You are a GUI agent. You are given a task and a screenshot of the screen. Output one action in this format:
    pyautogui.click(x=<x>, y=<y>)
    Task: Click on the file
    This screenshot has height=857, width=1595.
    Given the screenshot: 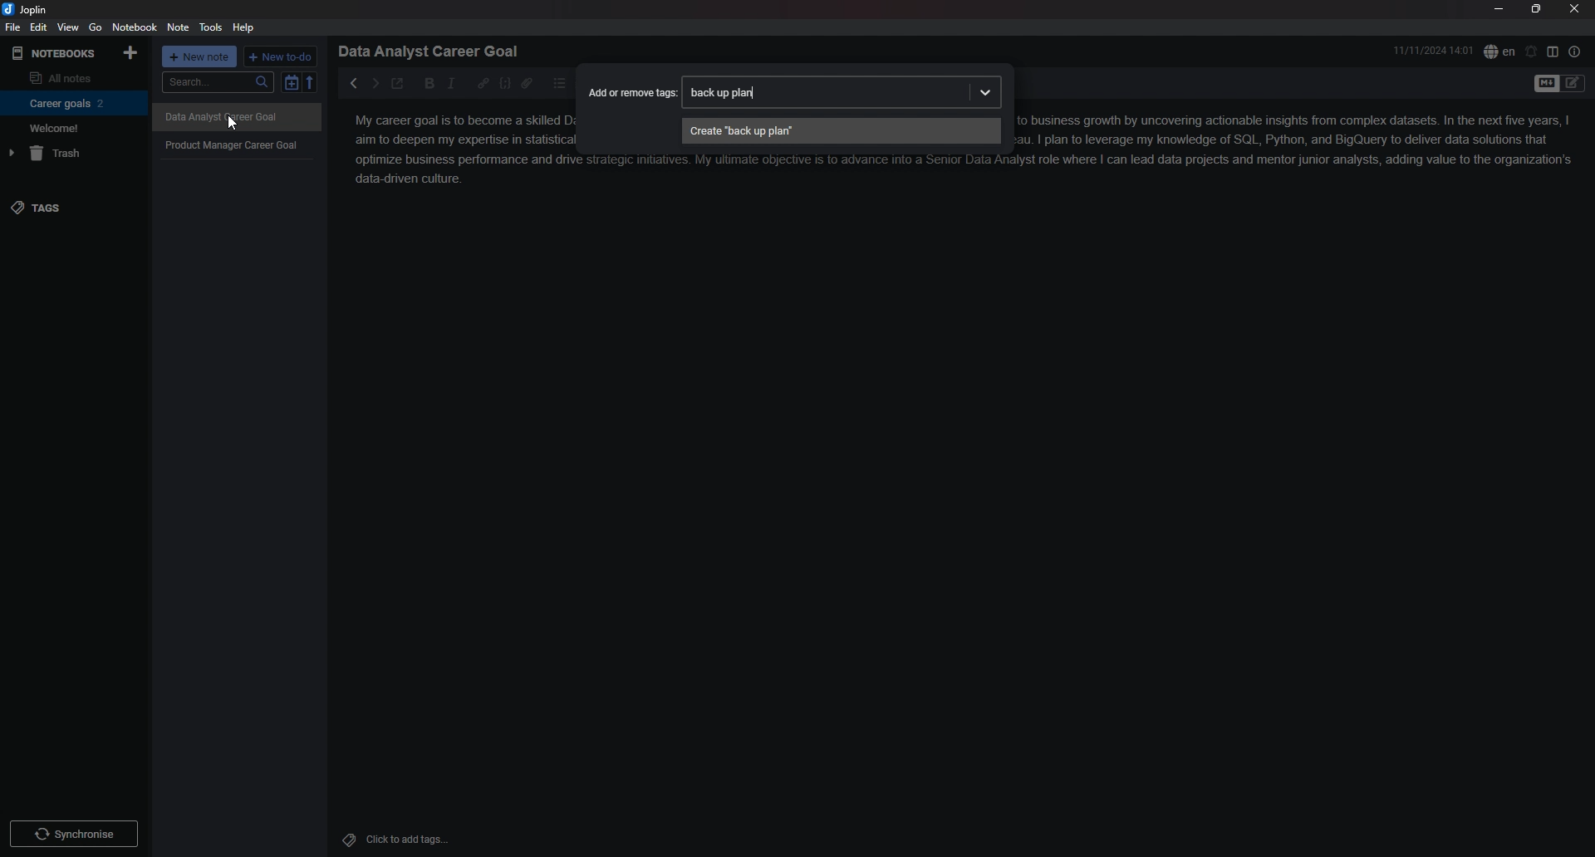 What is the action you would take?
    pyautogui.click(x=13, y=27)
    